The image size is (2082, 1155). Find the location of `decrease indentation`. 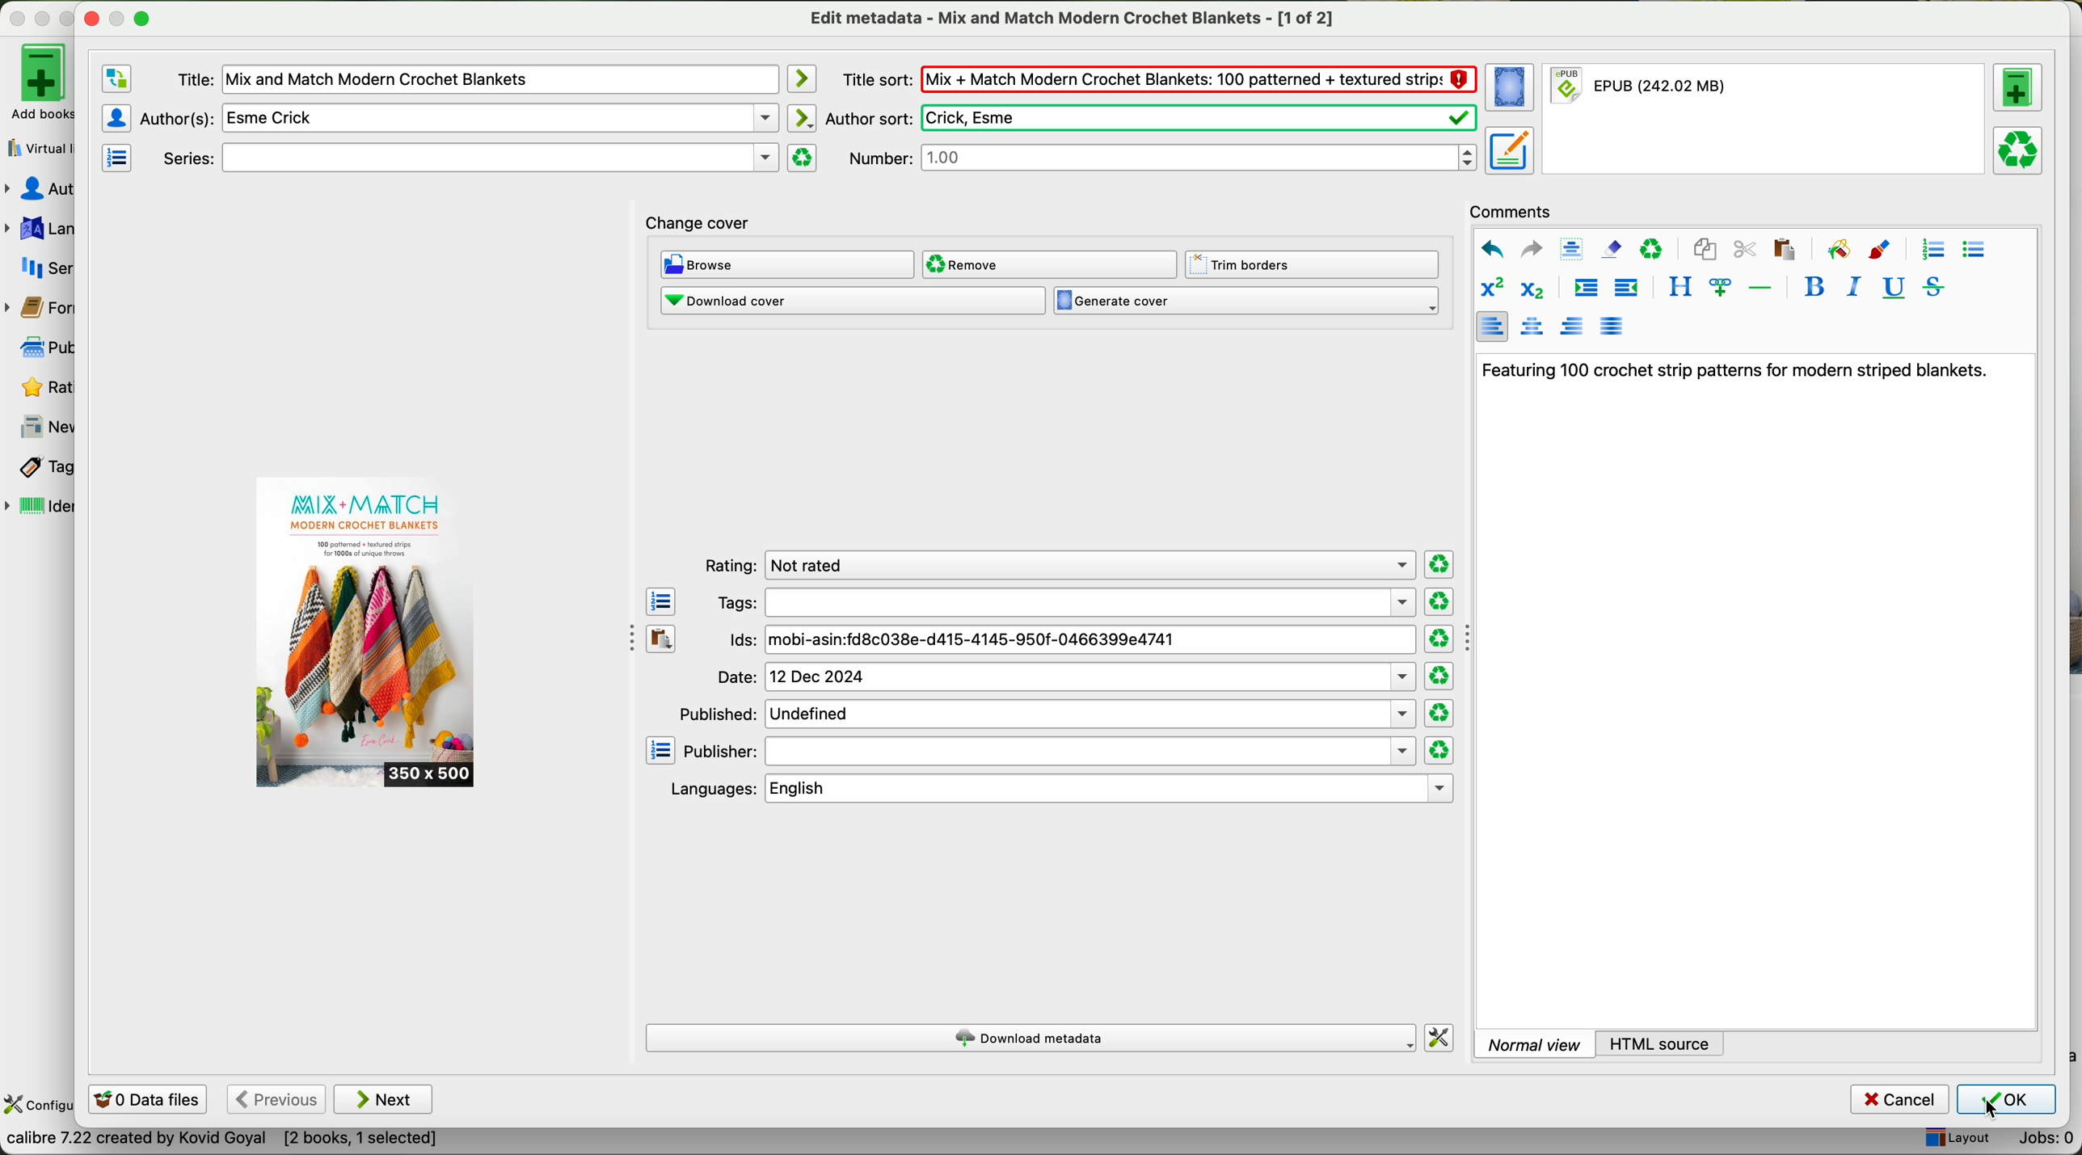

decrease indentation is located at coordinates (1625, 289).